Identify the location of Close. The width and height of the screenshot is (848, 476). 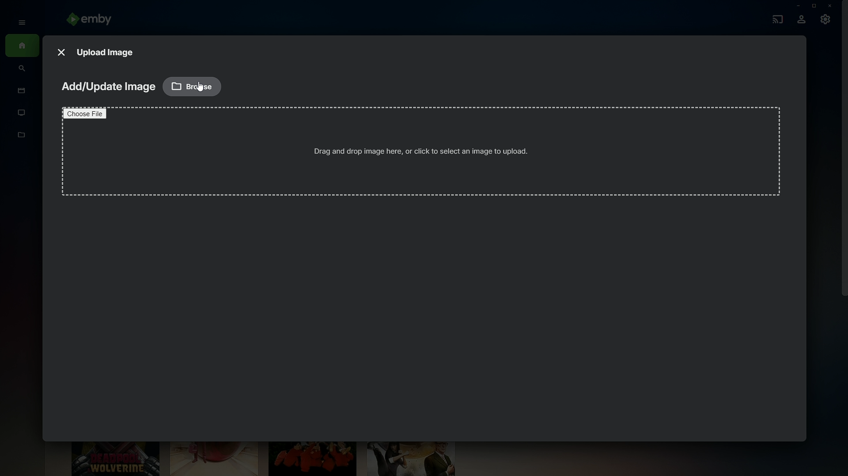
(61, 50).